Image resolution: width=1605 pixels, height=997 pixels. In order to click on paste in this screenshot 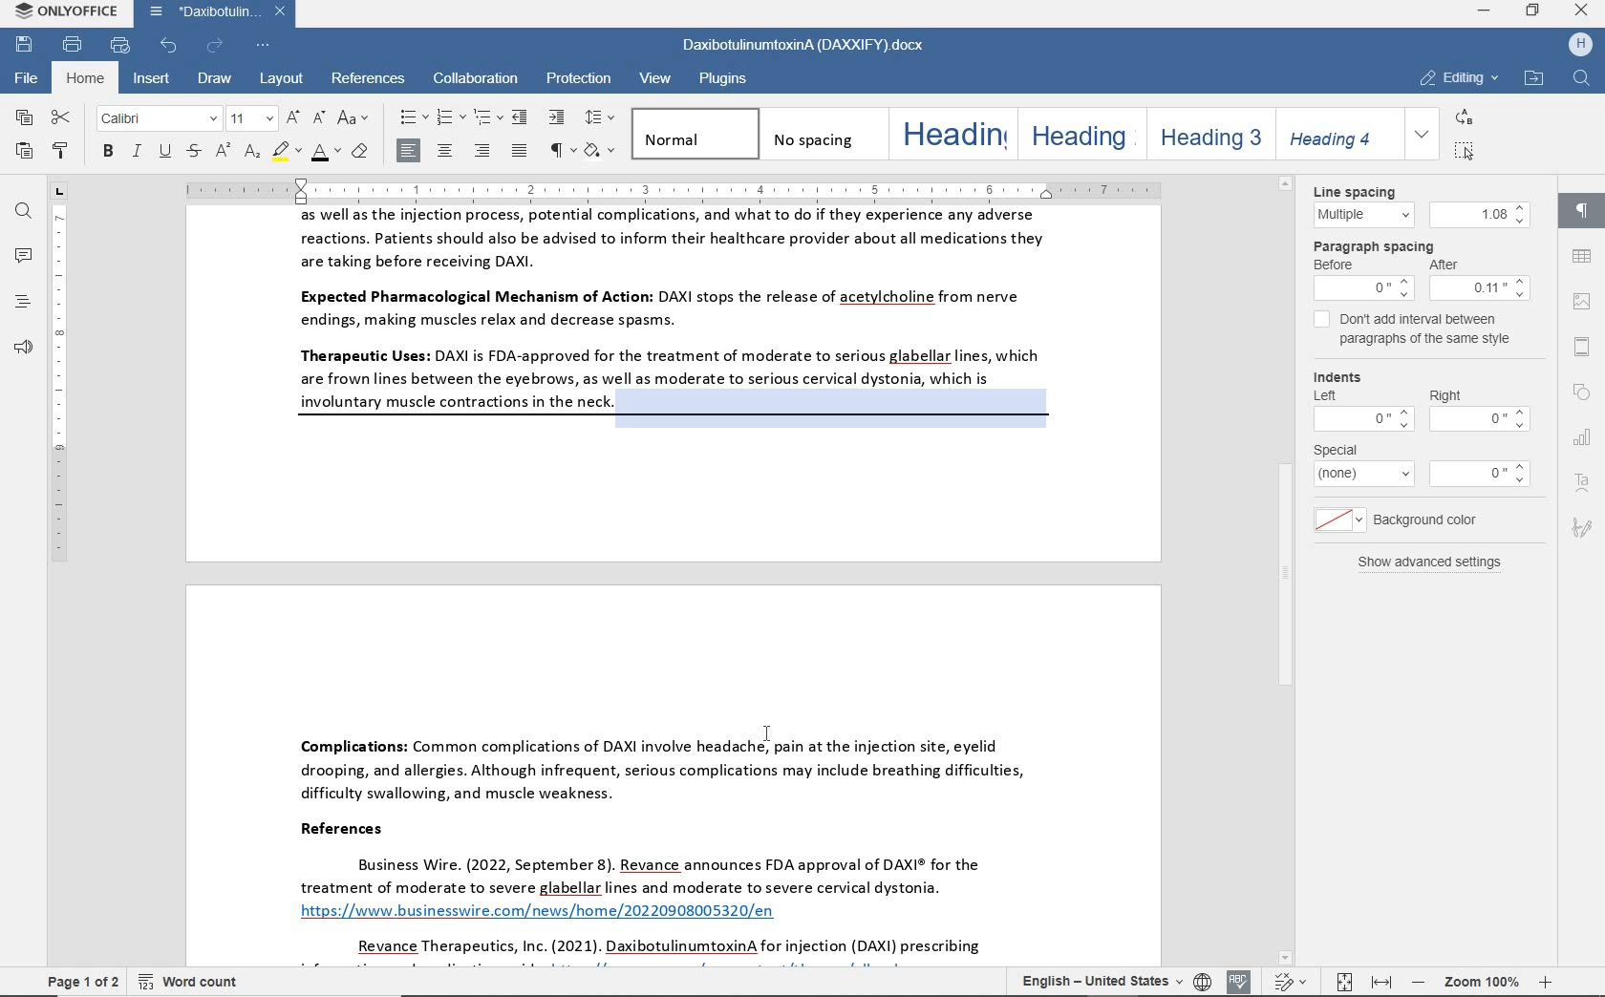, I will do `click(25, 153)`.